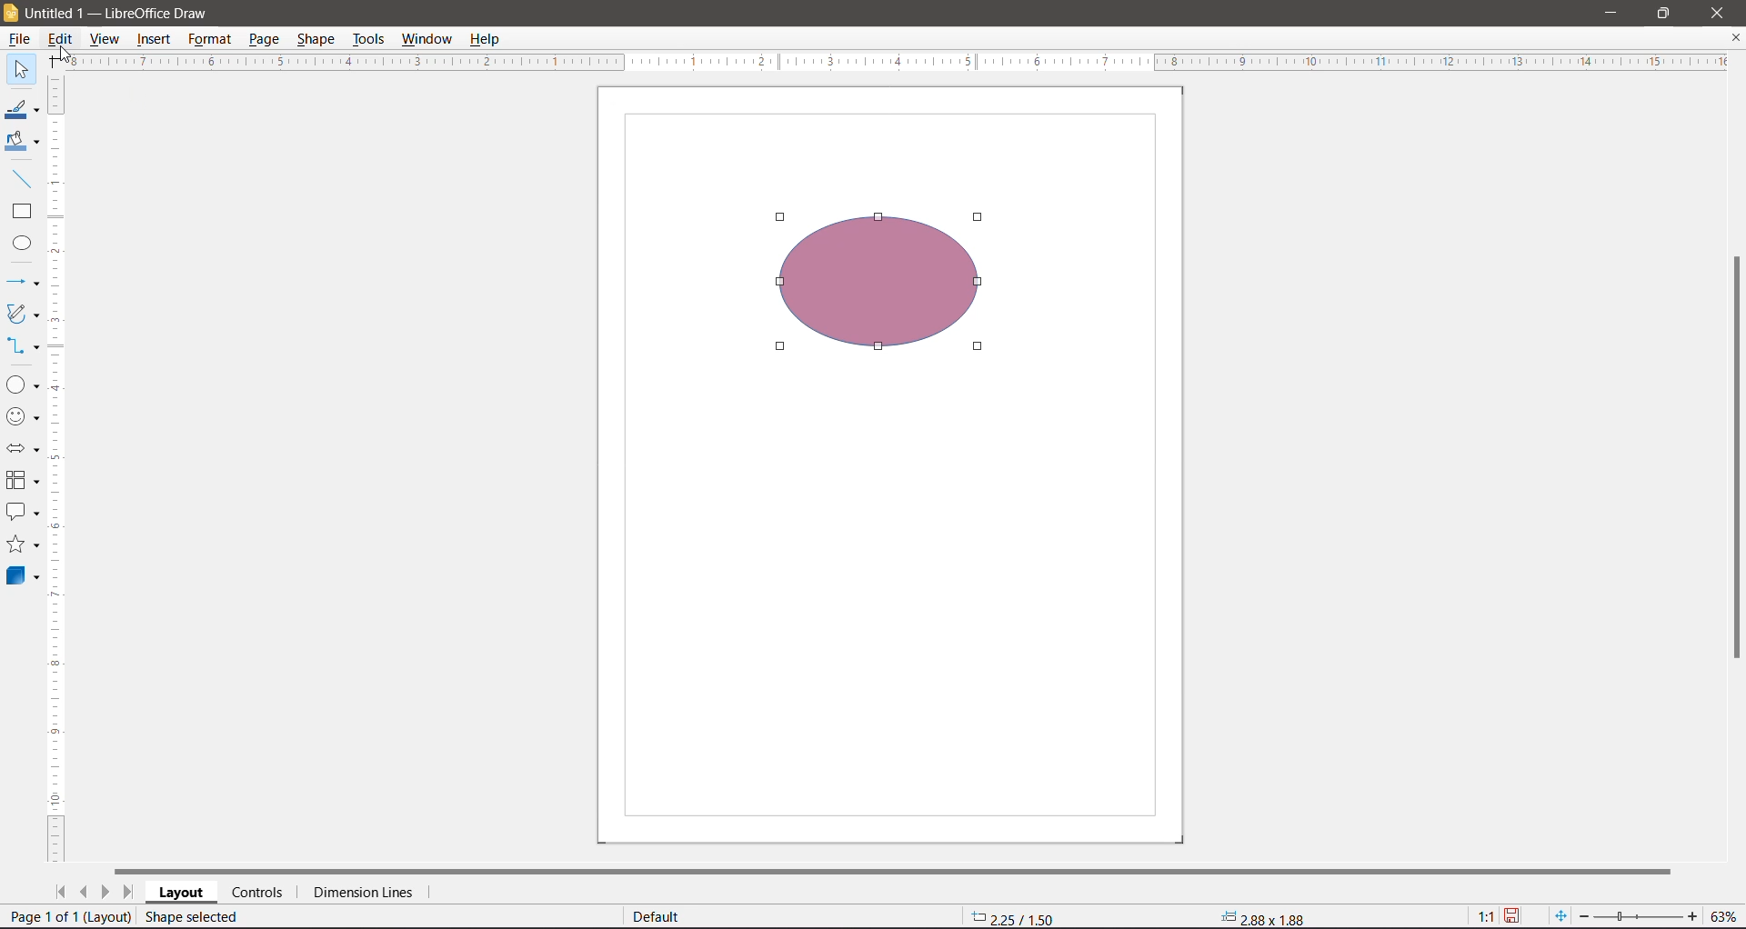 This screenshot has width=1746, height=929. Describe the element at coordinates (888, 63) in the screenshot. I see `Horizontal Ruler` at that location.